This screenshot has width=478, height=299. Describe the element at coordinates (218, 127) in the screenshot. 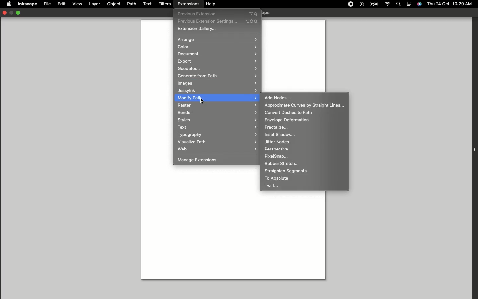

I see `Text` at that location.